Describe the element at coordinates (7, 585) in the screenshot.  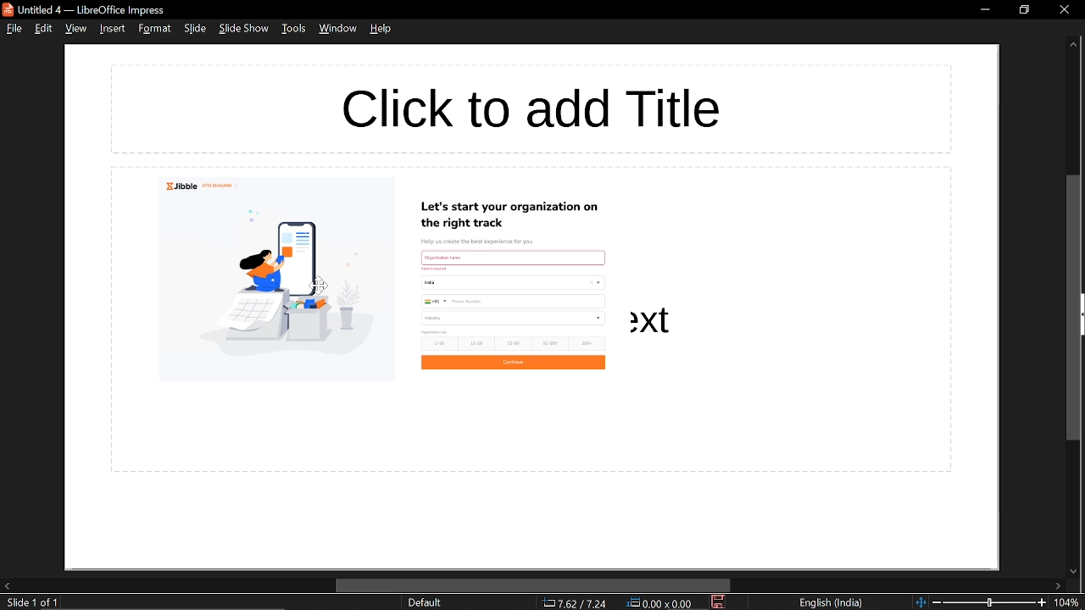
I see `move left` at that location.